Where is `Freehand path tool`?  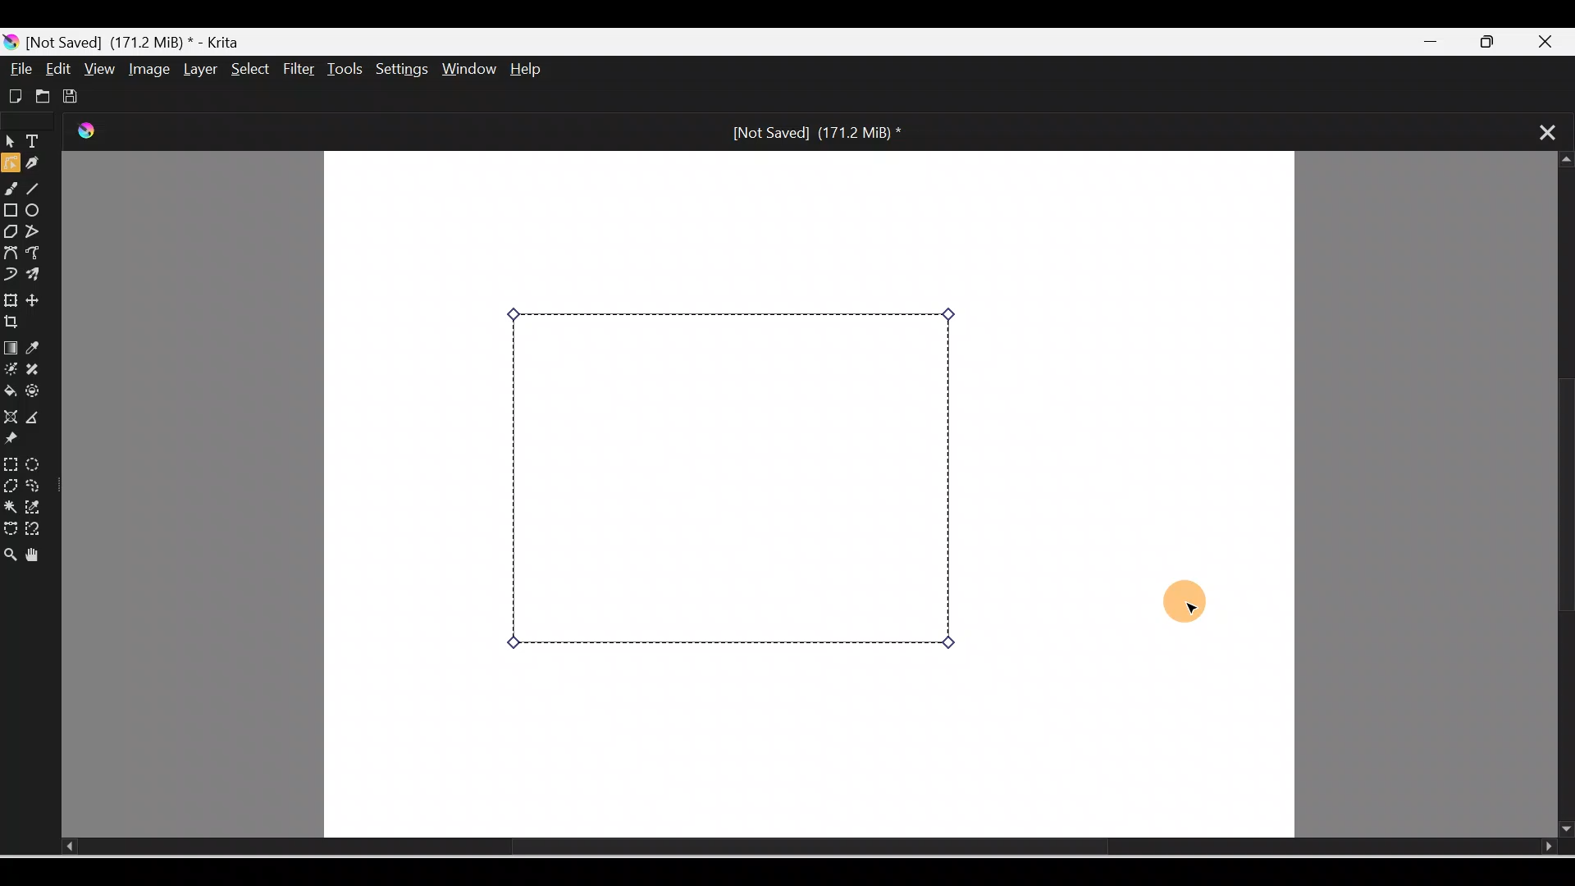 Freehand path tool is located at coordinates (38, 254).